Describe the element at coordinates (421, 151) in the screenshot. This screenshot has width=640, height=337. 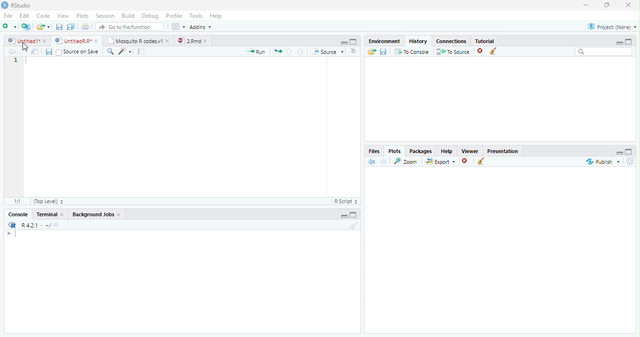
I see `Packages` at that location.